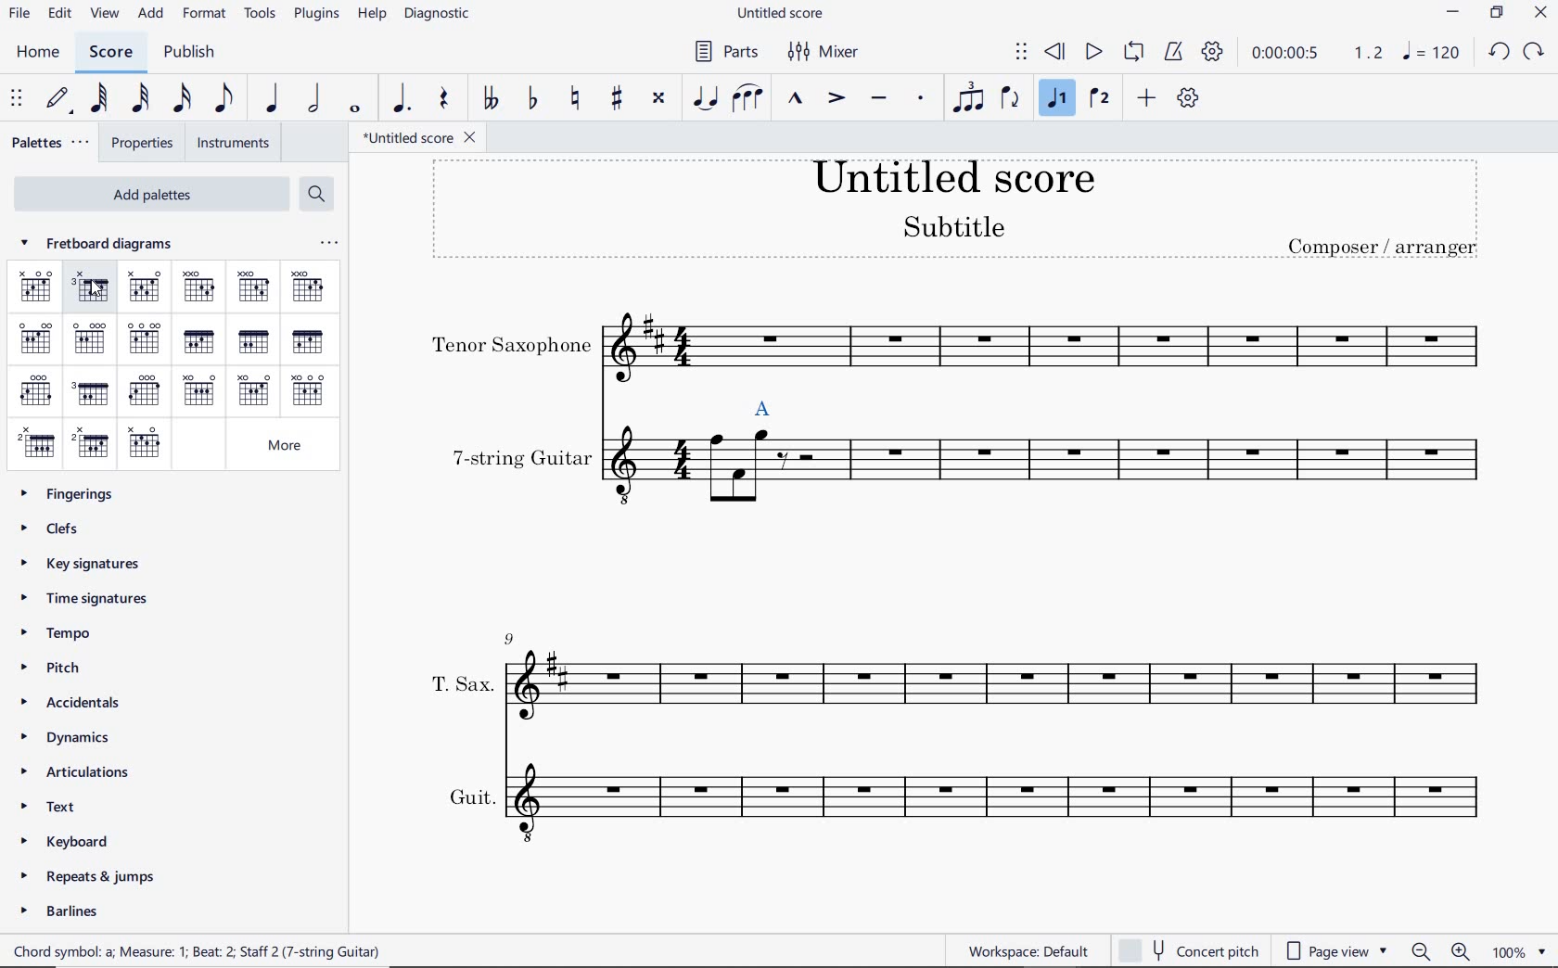 The width and height of the screenshot is (1558, 968). Describe the element at coordinates (764, 405) in the screenshot. I see `selected chord` at that location.